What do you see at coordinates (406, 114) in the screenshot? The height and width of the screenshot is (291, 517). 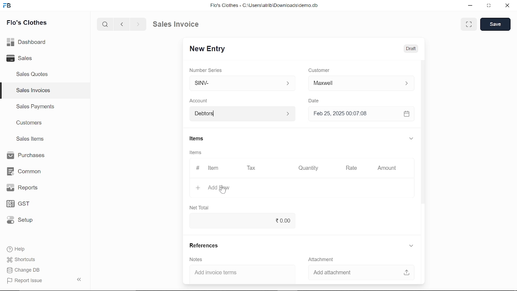 I see `open calender` at bounding box center [406, 114].